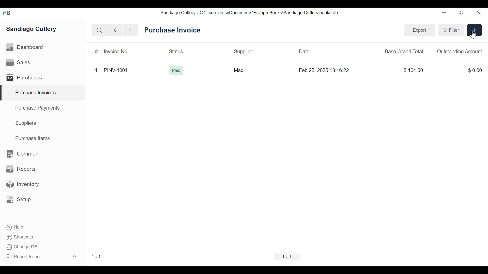 The image size is (488, 274). I want to click on Suppliers, so click(26, 123).